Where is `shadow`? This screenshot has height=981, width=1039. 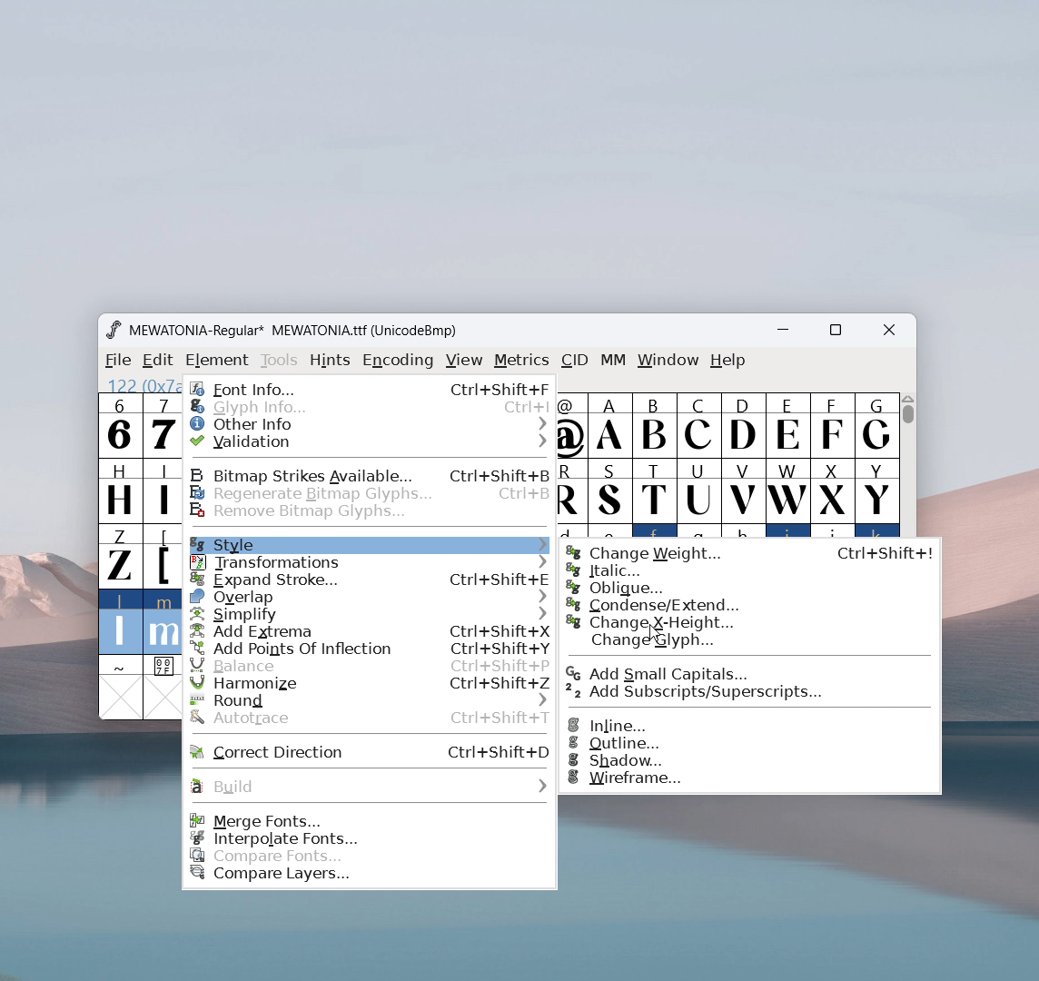
shadow is located at coordinates (751, 760).